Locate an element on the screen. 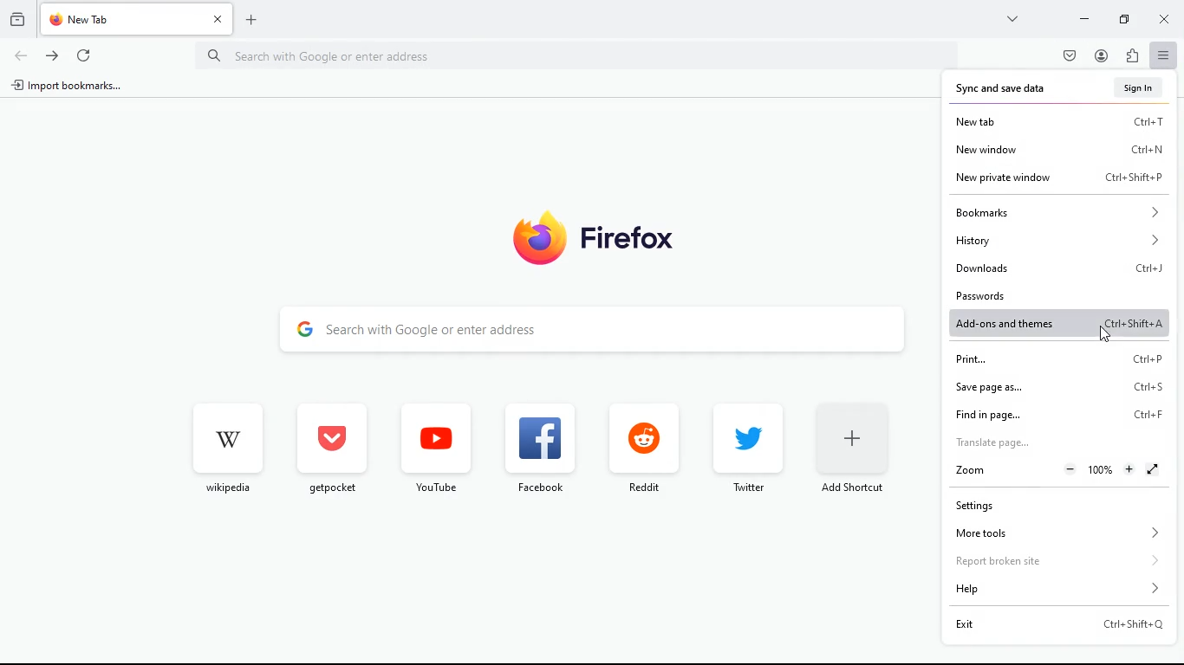 This screenshot has width=1184, height=665. profile is located at coordinates (1102, 59).